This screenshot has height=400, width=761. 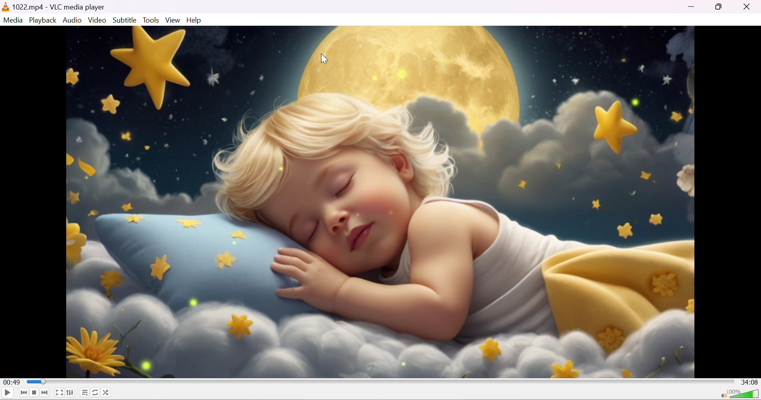 What do you see at coordinates (36, 393) in the screenshot?
I see `Stop playback` at bounding box center [36, 393].